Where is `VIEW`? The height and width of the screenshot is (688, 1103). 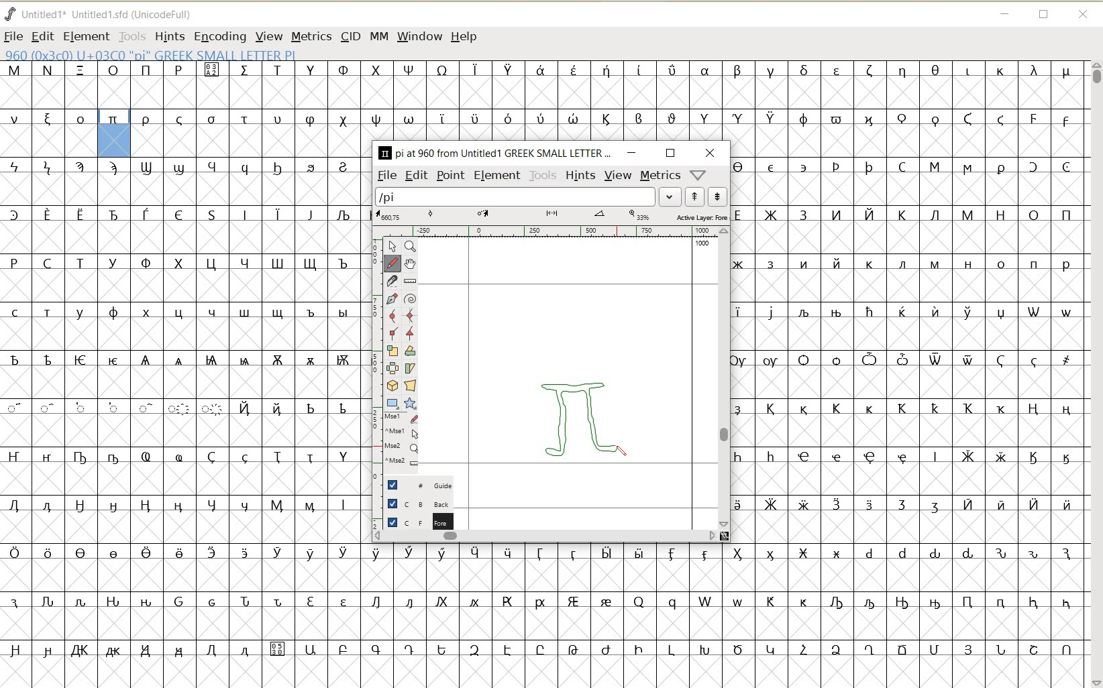
VIEW is located at coordinates (618, 176).